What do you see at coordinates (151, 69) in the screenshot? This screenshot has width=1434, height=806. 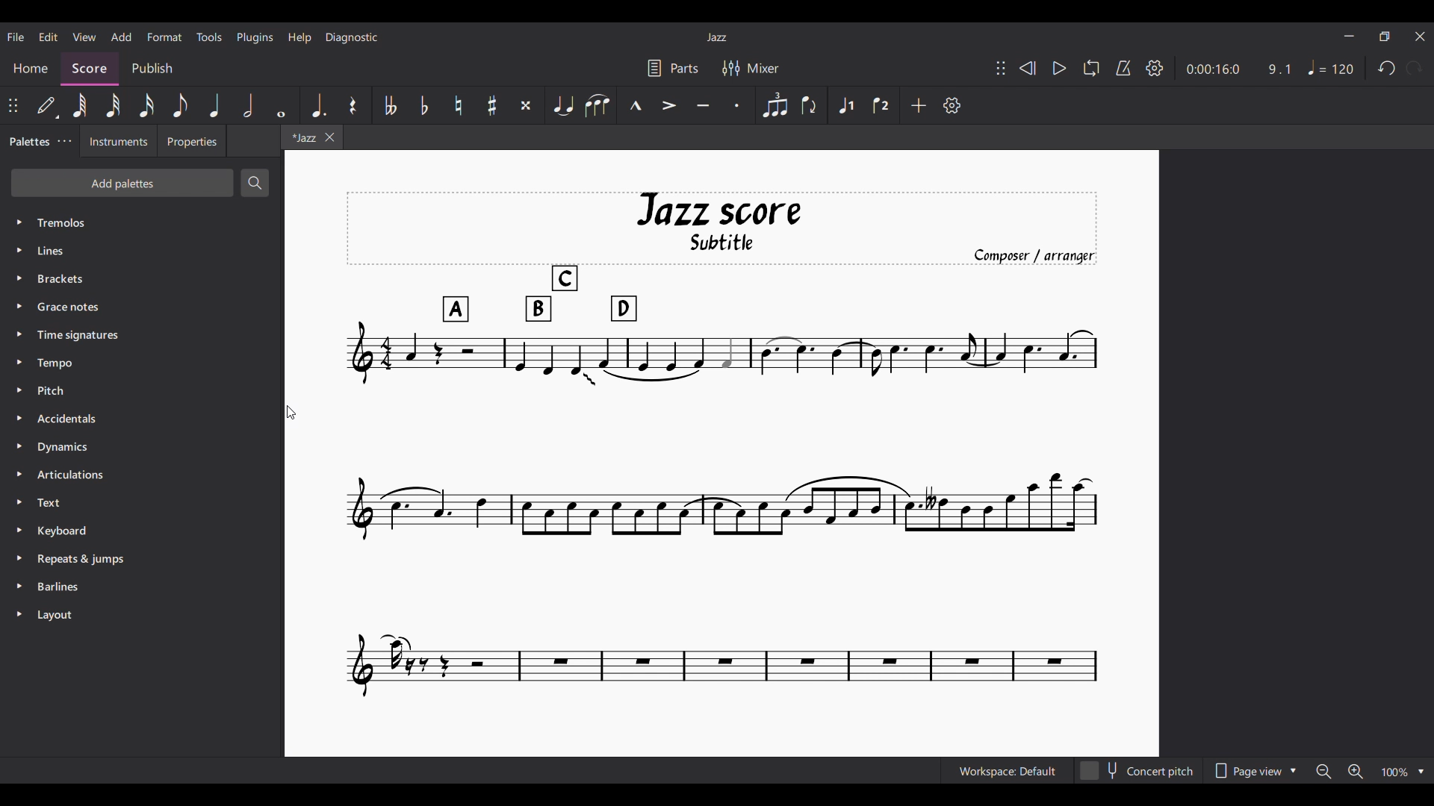 I see `Publish section` at bounding box center [151, 69].